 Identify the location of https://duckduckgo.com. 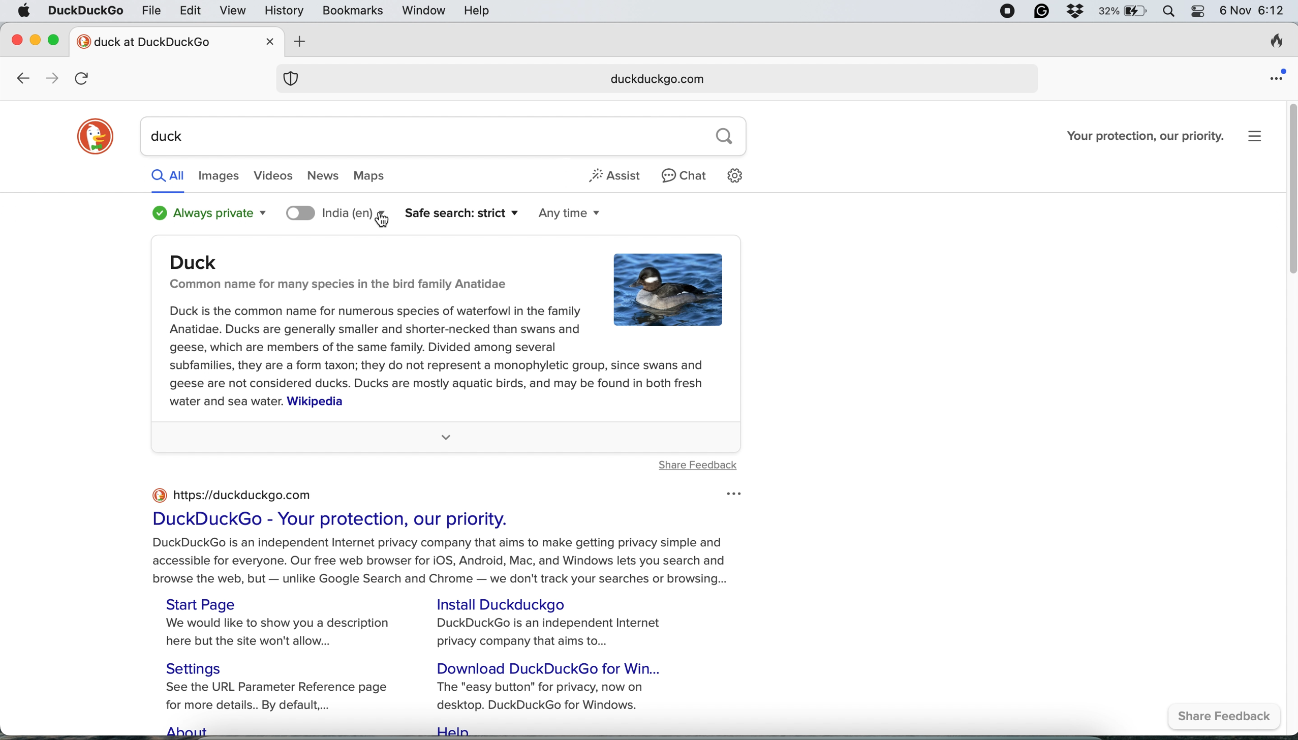
(244, 495).